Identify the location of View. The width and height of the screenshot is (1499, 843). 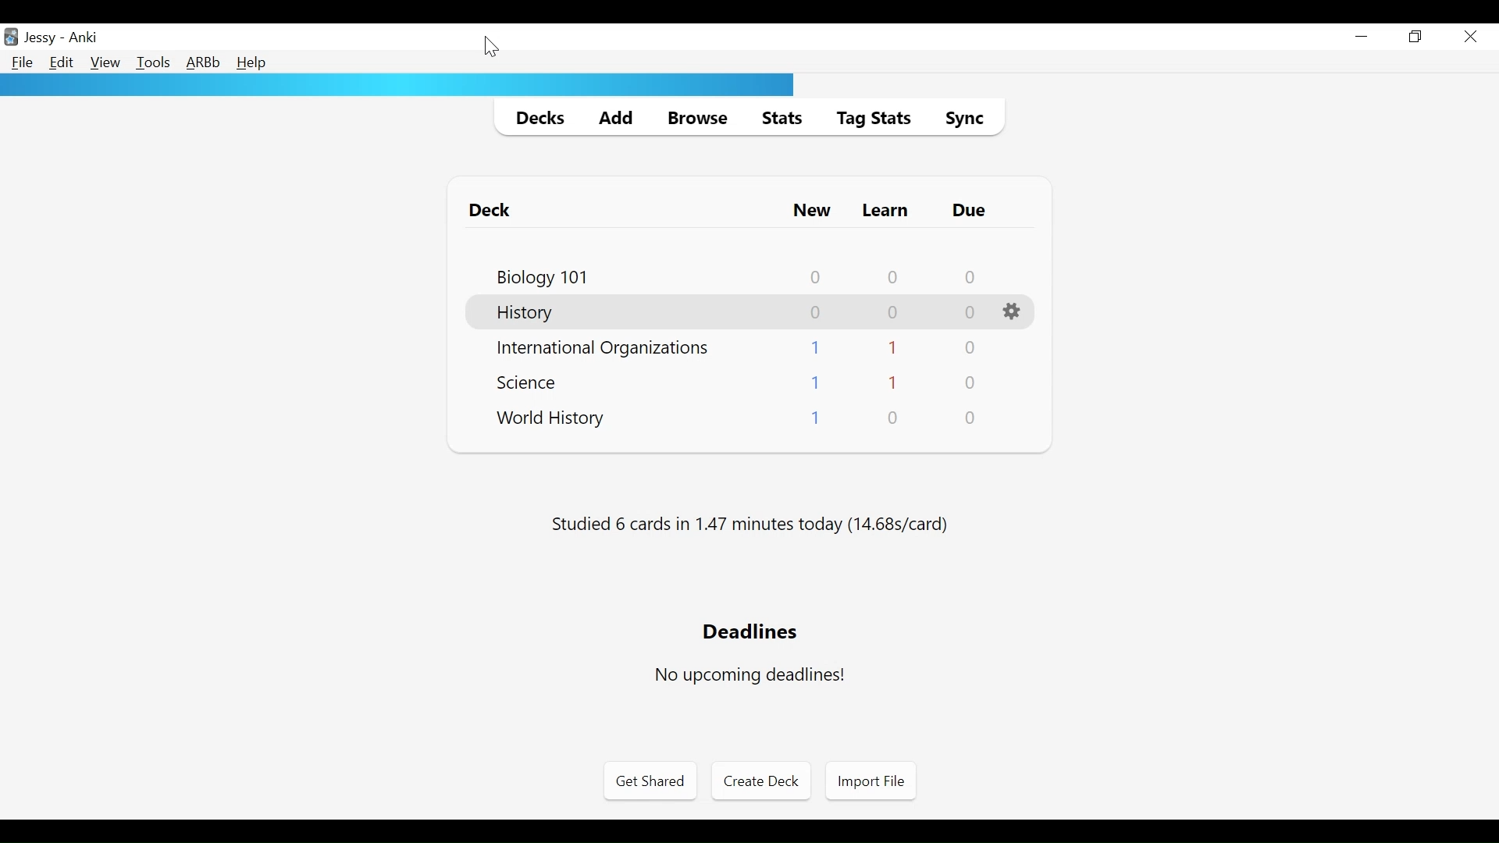
(105, 63).